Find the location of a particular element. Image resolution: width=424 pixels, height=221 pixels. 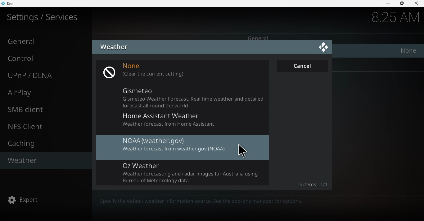

Expert is located at coordinates (45, 199).